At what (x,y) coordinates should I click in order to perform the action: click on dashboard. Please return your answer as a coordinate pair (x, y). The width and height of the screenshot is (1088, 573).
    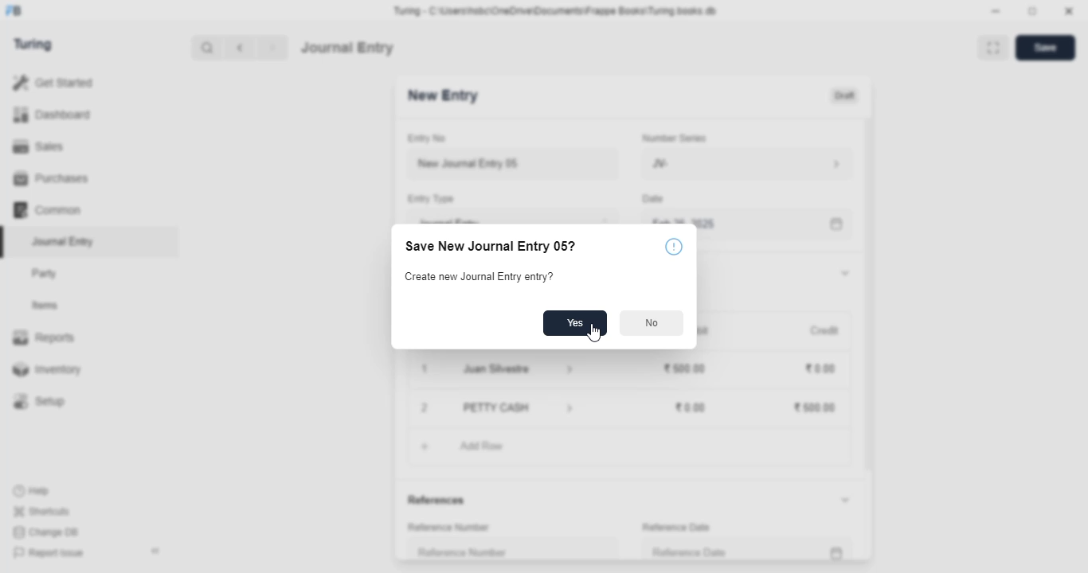
    Looking at the image, I should click on (53, 114).